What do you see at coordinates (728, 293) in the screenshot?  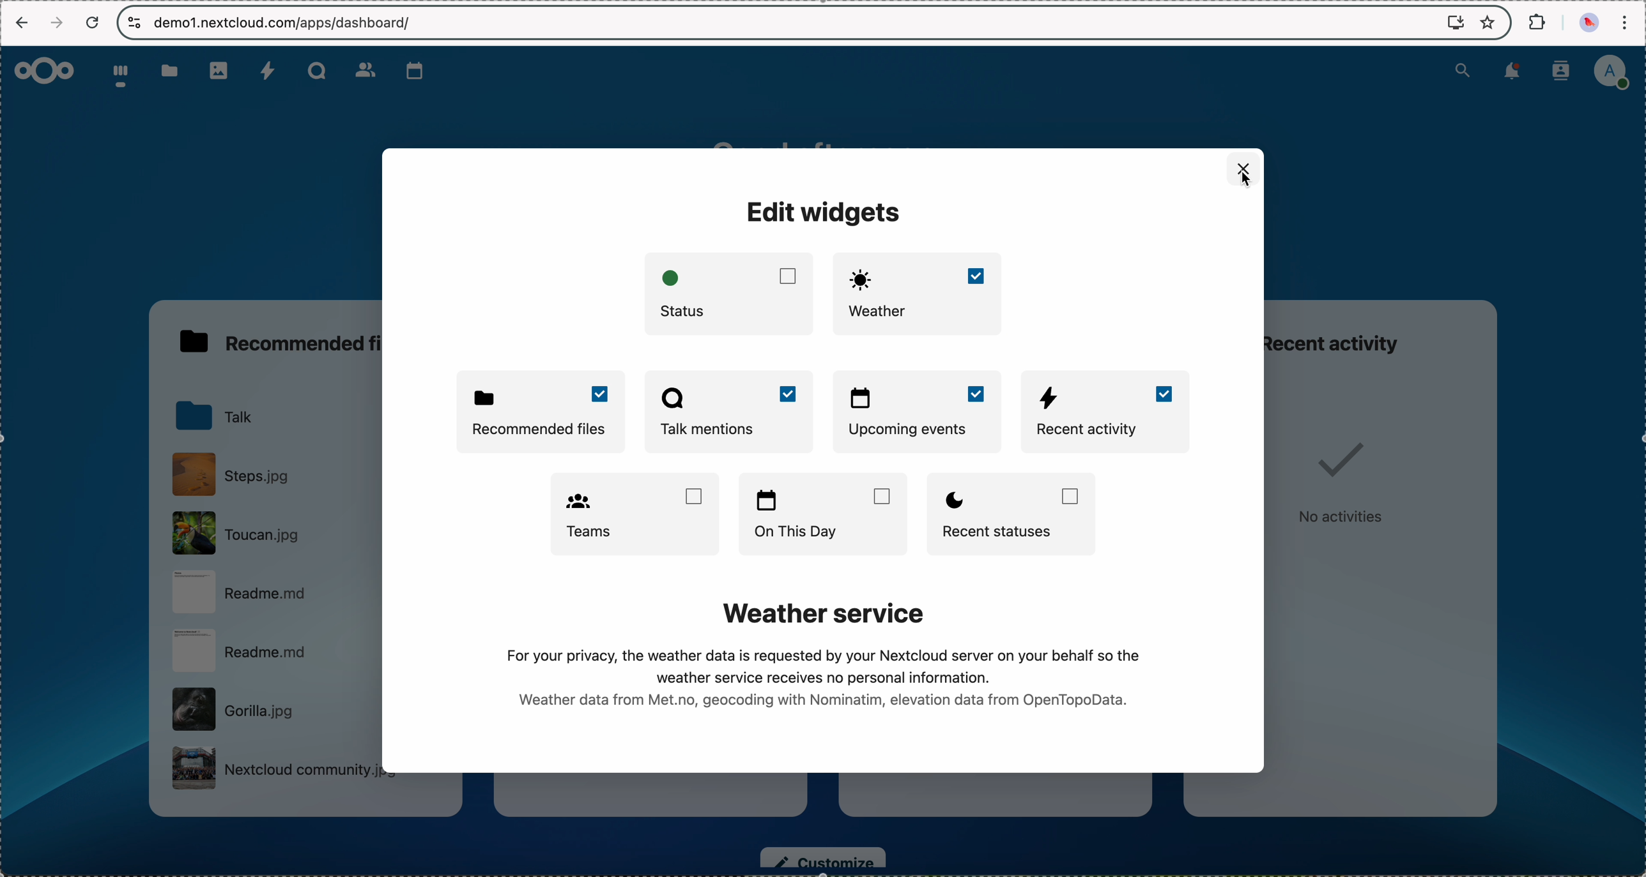 I see `status` at bounding box center [728, 293].